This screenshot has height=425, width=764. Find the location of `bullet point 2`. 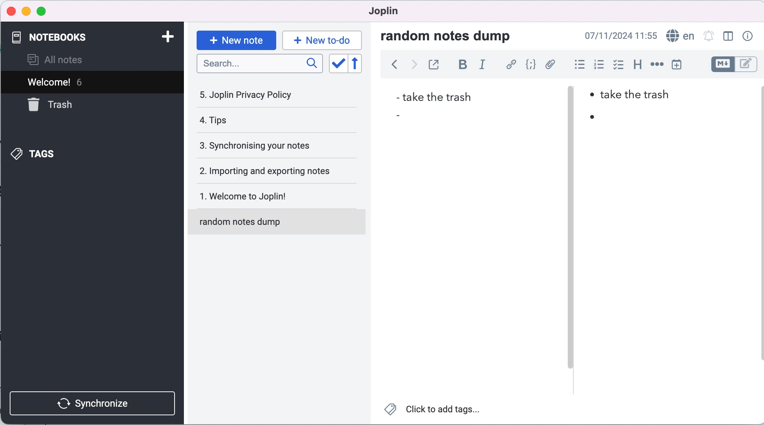

bullet point 2 is located at coordinates (403, 114).